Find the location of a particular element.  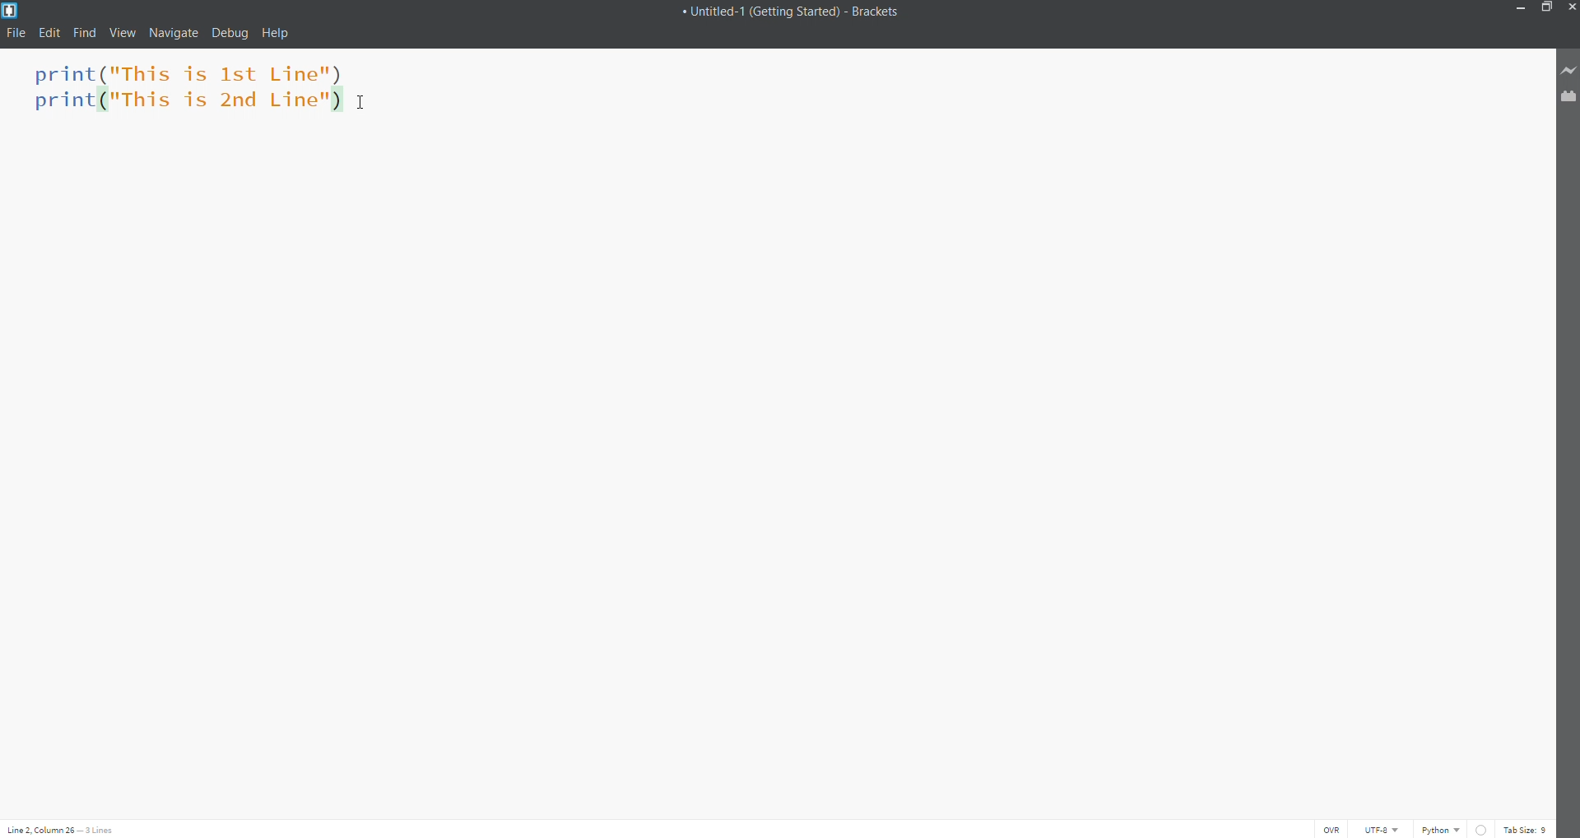

Navigate is located at coordinates (176, 34).